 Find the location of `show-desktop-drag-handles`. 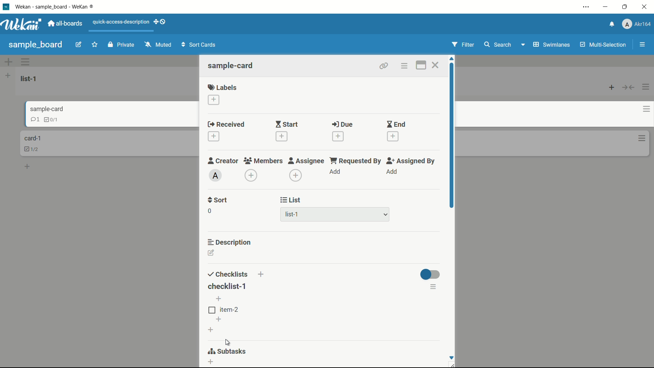

show-desktop-drag-handles is located at coordinates (160, 22).